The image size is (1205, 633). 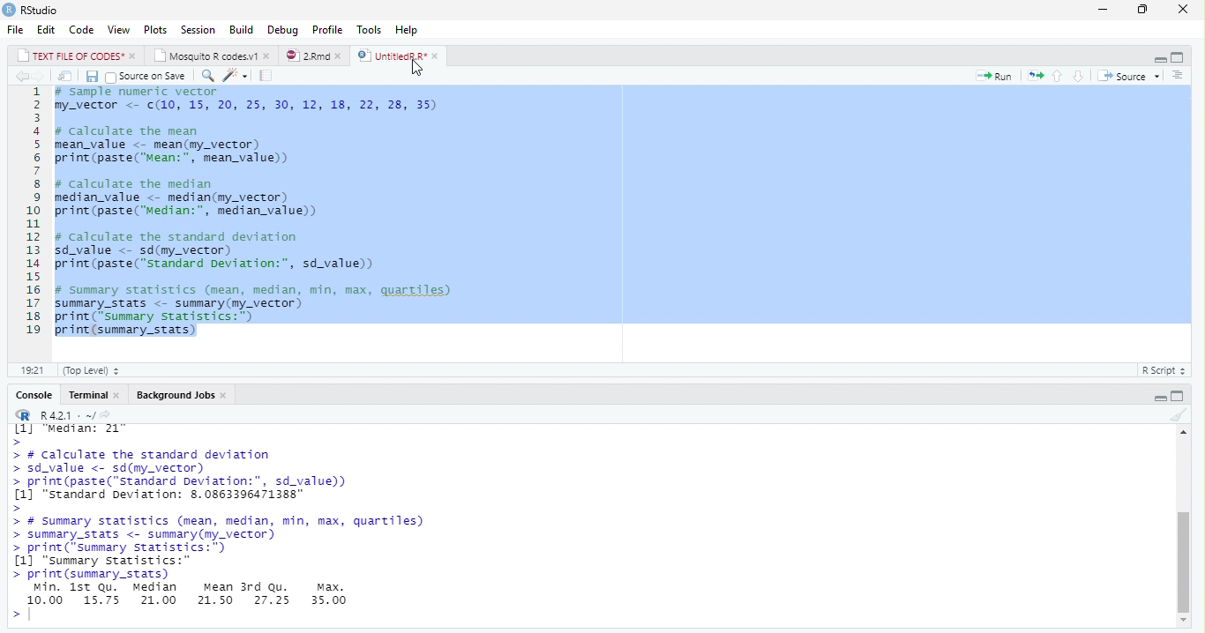 I want to click on Background Jobs, so click(x=176, y=395).